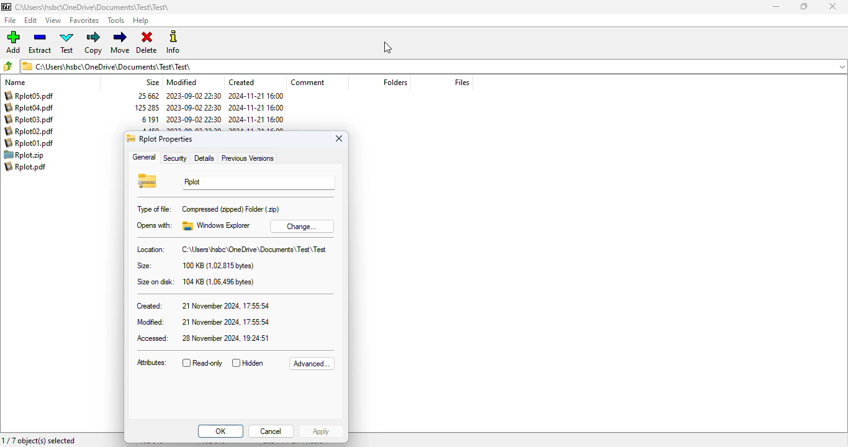  I want to click on 21 november 2024, 17:55:54, so click(225, 322).